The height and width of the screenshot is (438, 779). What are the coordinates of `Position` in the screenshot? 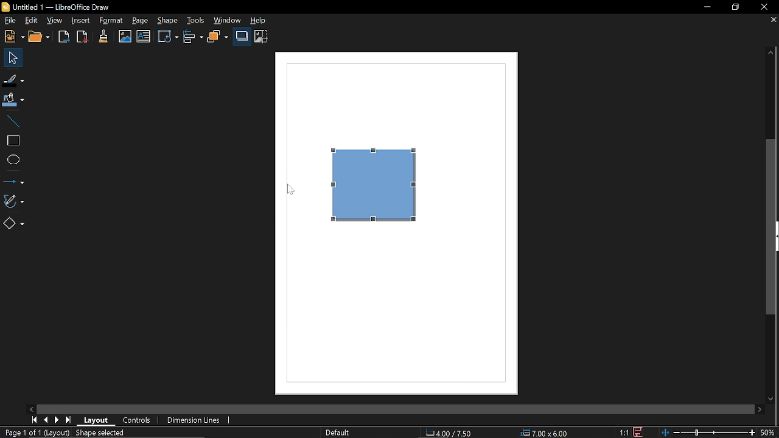 It's located at (450, 433).